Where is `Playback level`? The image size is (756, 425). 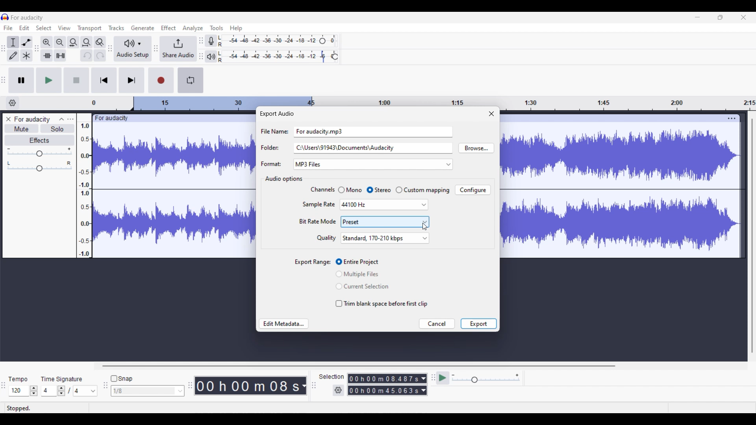
Playback level is located at coordinates (273, 57).